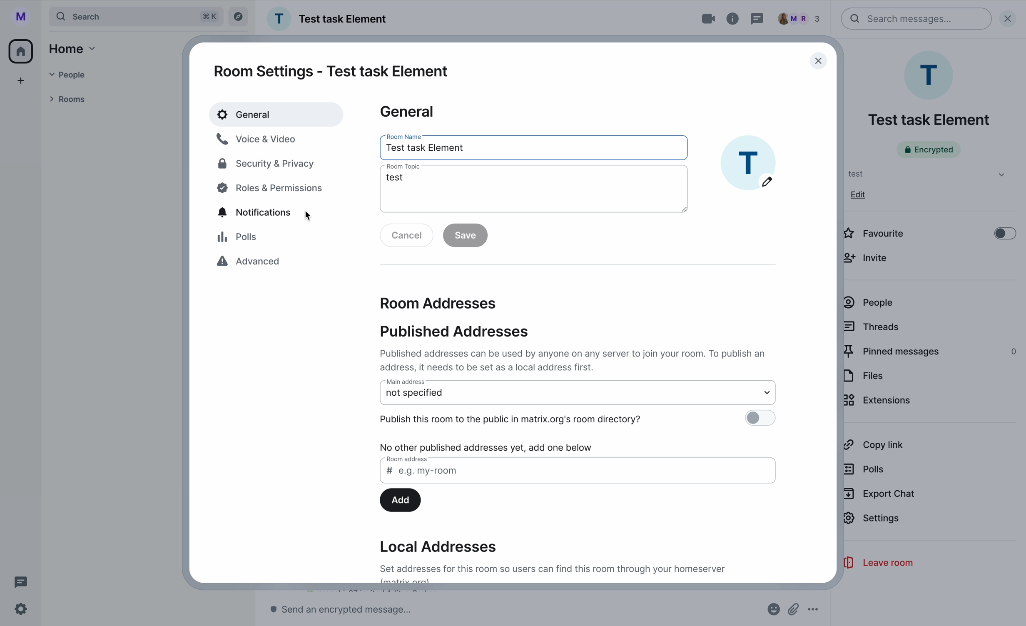 This screenshot has height=626, width=1026. Describe the element at coordinates (819, 60) in the screenshot. I see `close window` at that location.